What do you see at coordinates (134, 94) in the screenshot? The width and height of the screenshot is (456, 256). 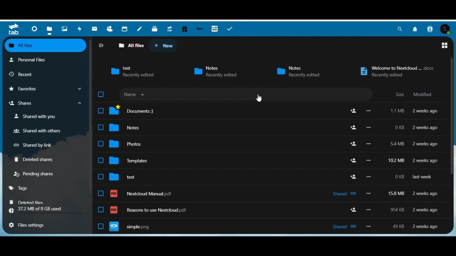 I see `Arrange by name ` at bounding box center [134, 94].